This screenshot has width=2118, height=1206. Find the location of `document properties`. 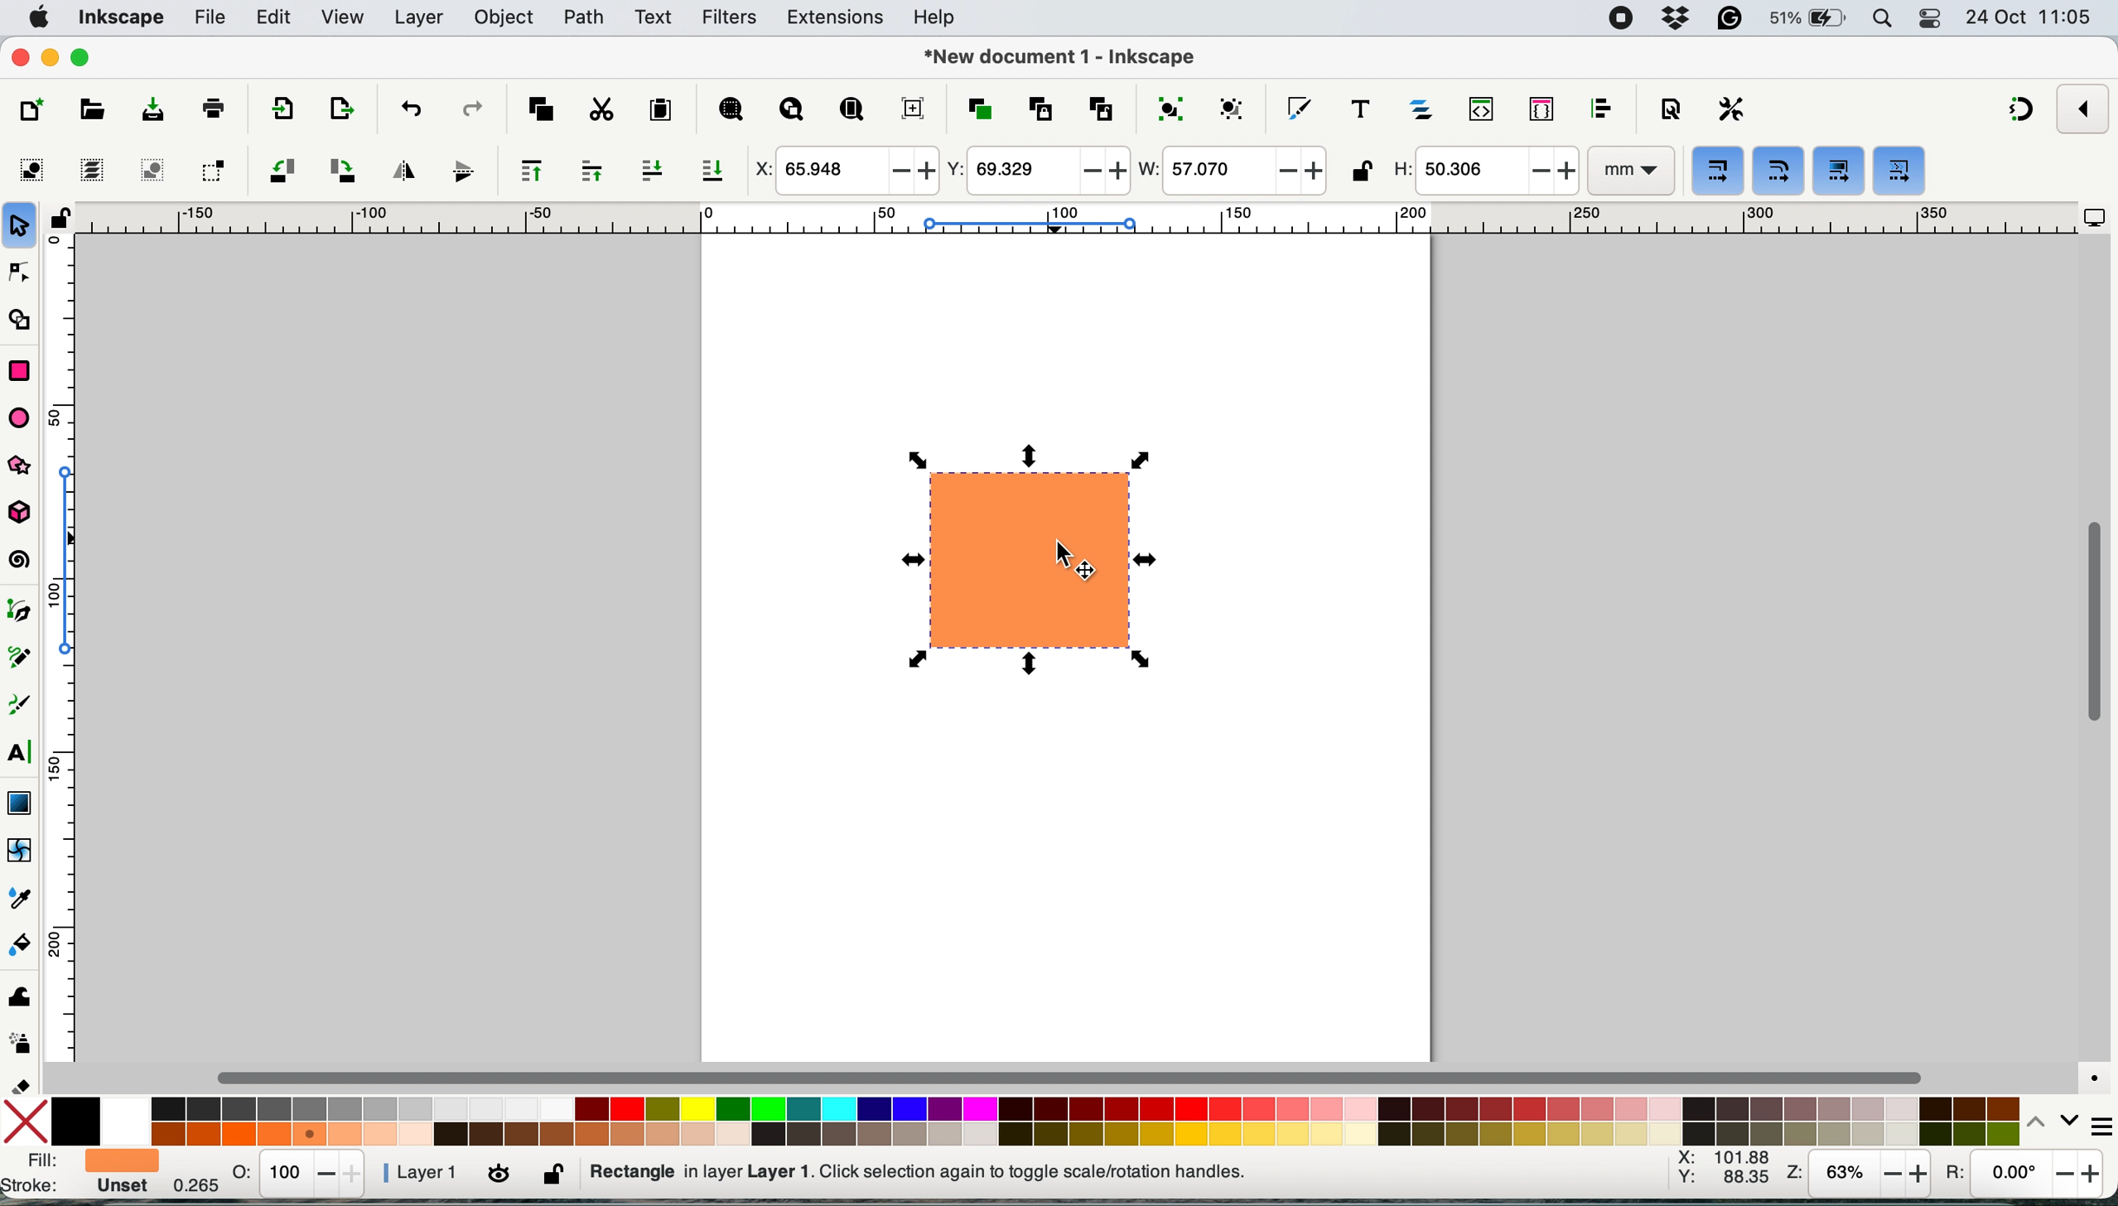

document properties is located at coordinates (1670, 110).